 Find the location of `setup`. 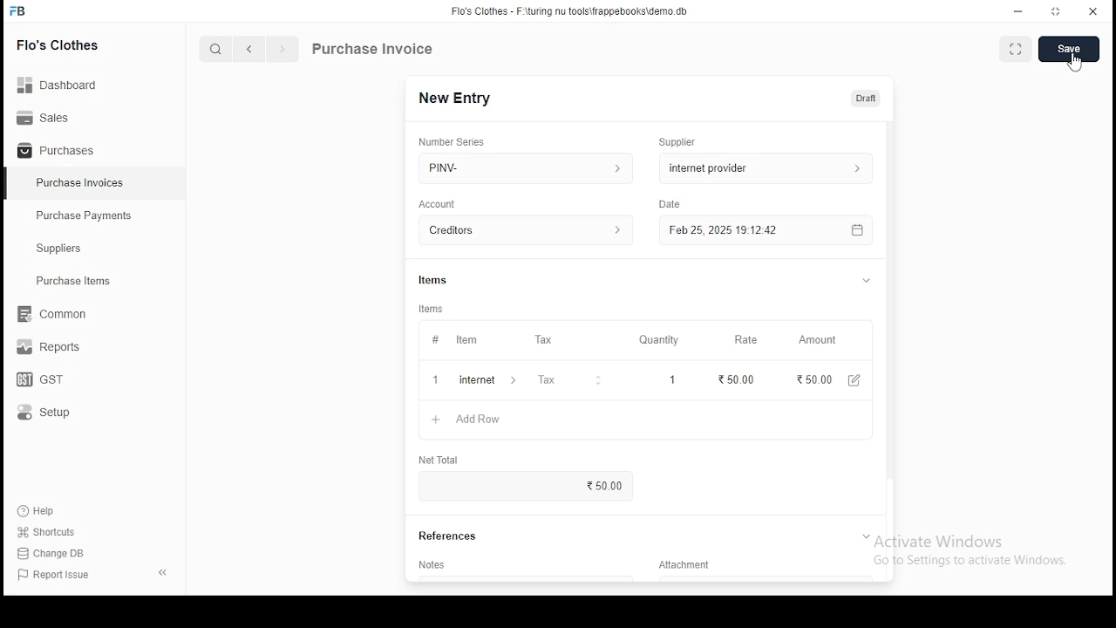

setup is located at coordinates (55, 413).